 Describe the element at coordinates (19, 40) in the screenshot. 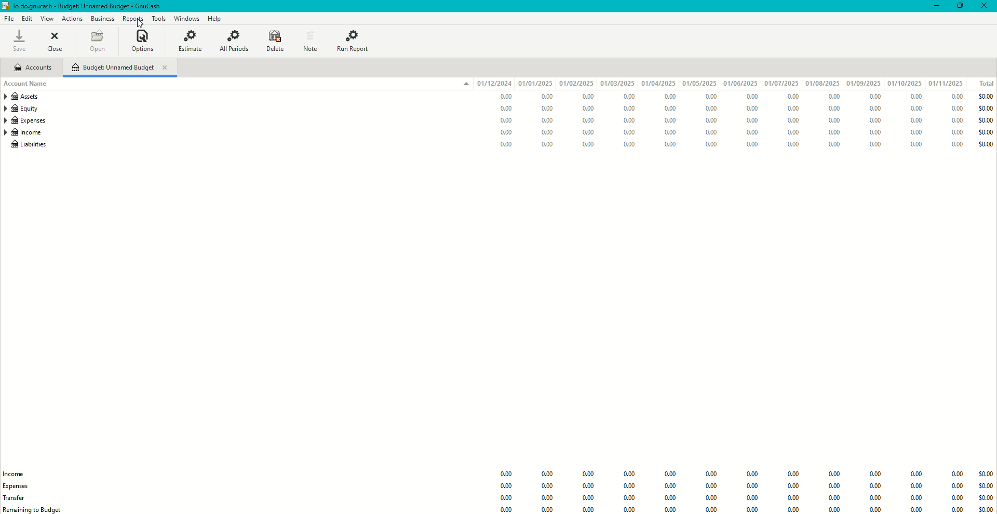

I see `Save` at that location.